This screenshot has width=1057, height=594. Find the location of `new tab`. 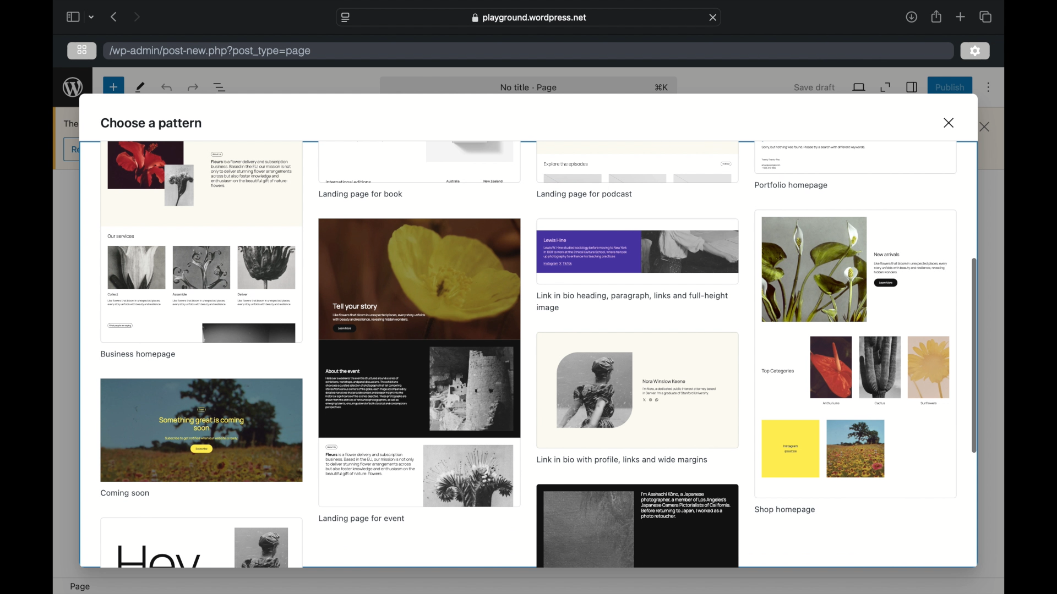

new tab is located at coordinates (961, 16).